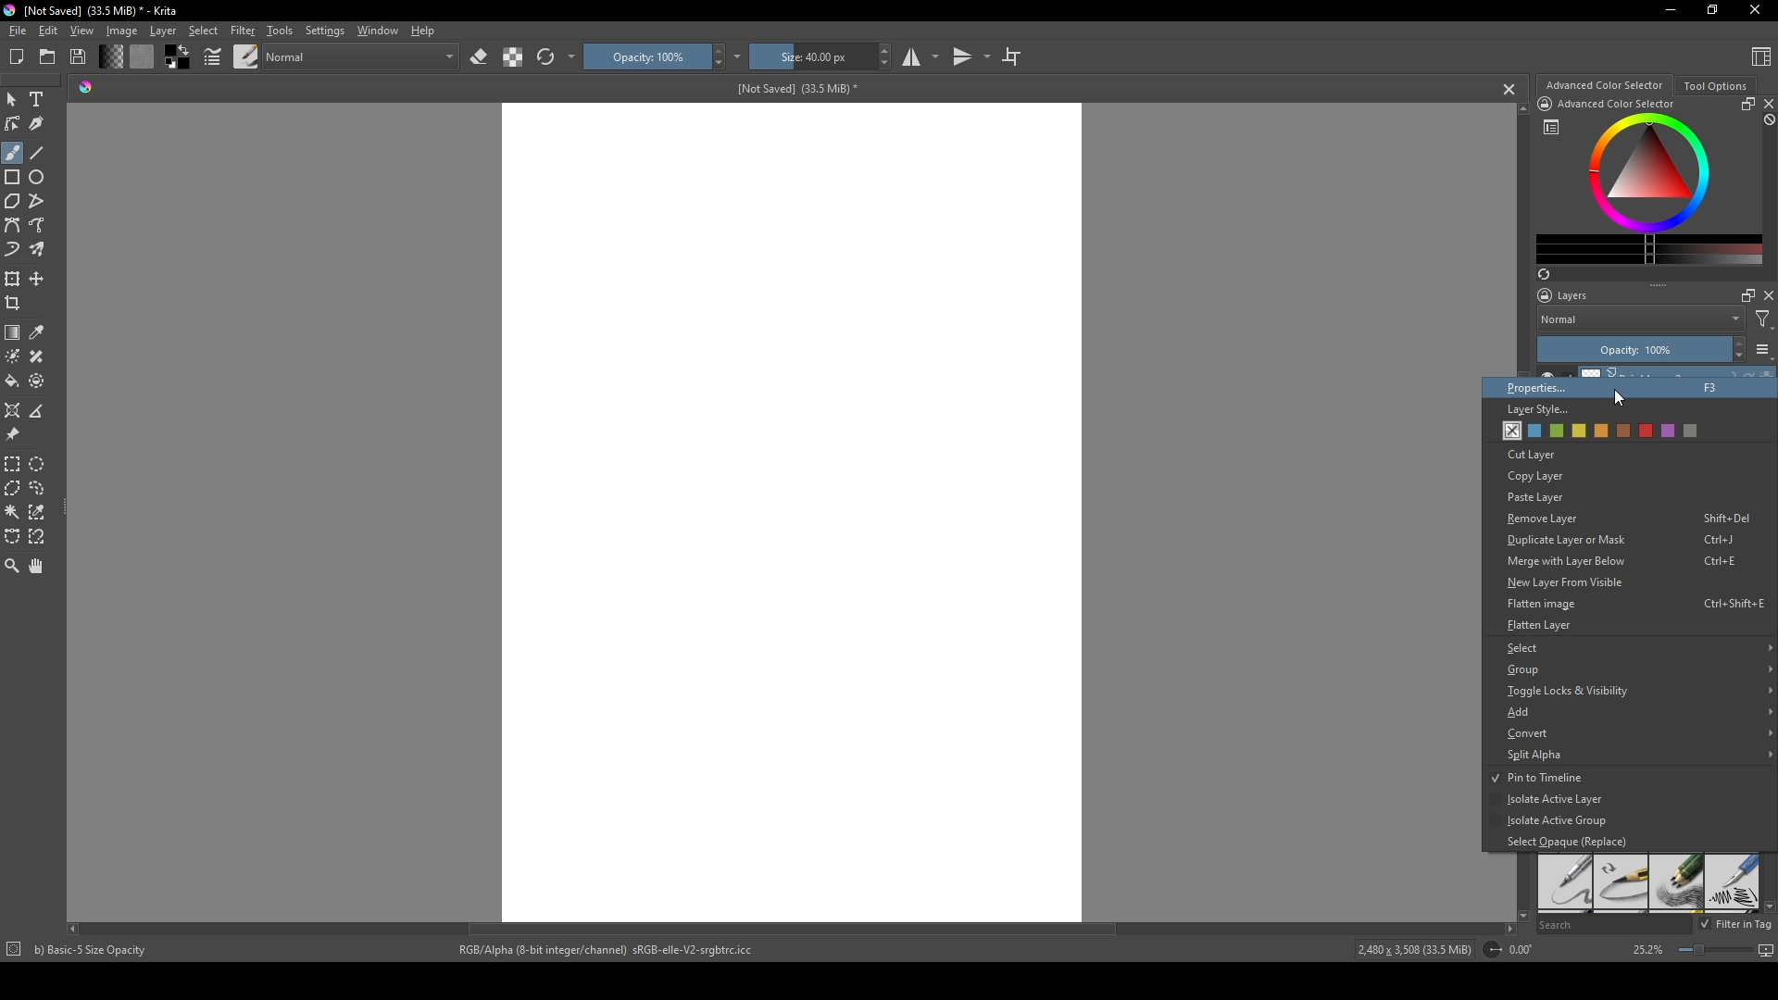 This screenshot has height=1000, width=1778. I want to click on New file, so click(14, 58).